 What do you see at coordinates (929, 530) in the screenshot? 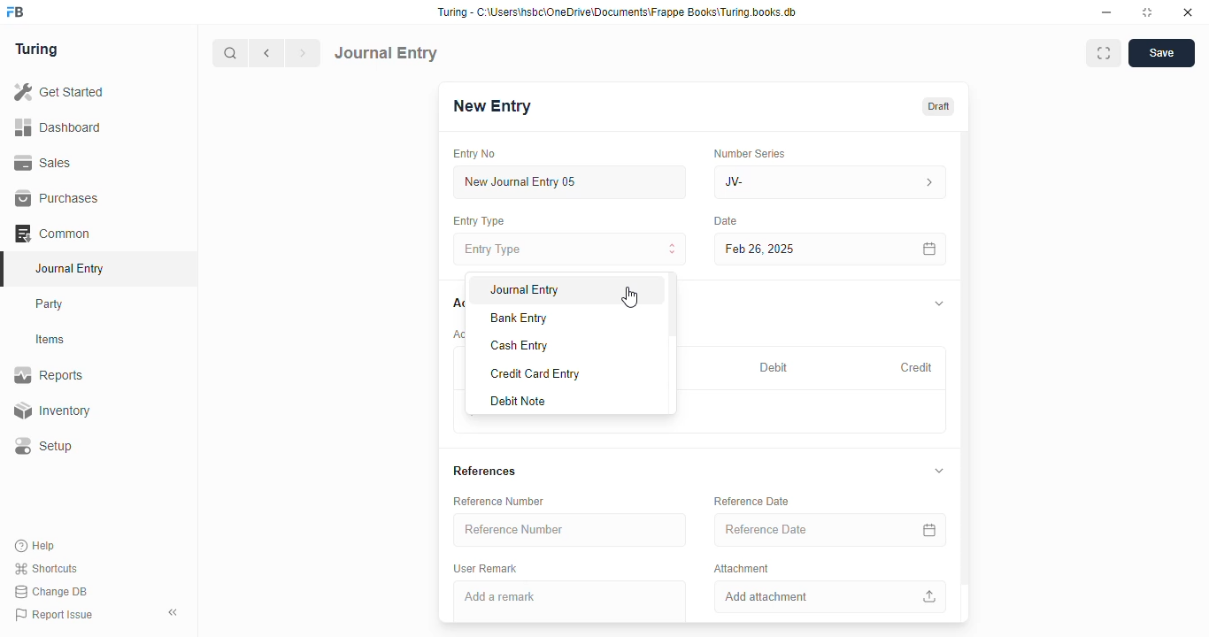
I see `calendar icon` at bounding box center [929, 530].